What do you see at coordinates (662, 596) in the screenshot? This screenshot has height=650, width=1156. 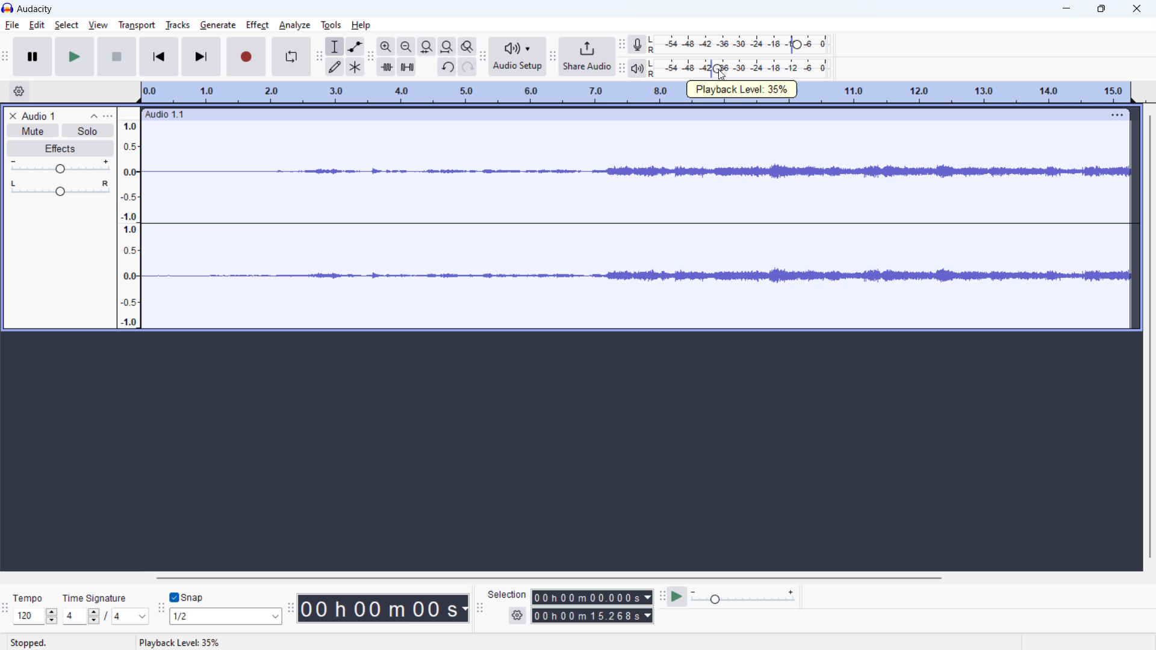 I see `play at speed toolbar` at bounding box center [662, 596].